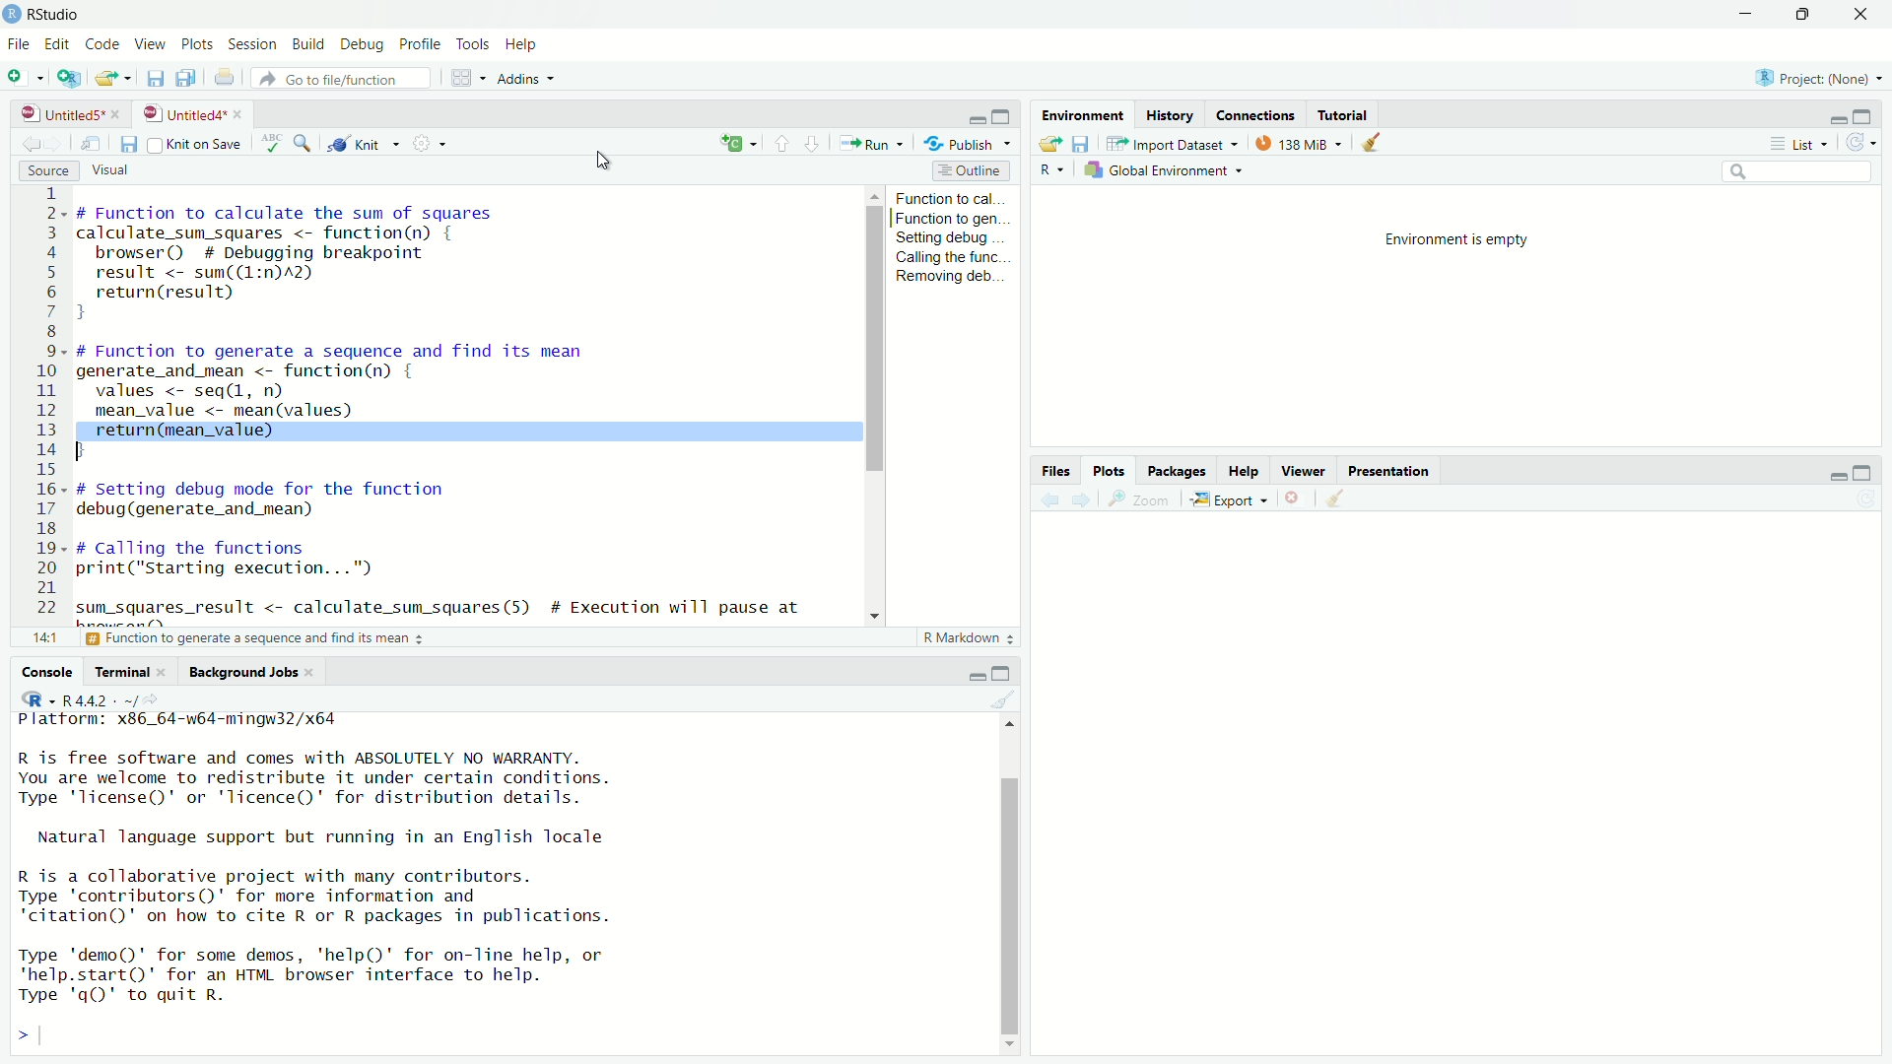  What do you see at coordinates (1009, 728) in the screenshot?
I see `move up` at bounding box center [1009, 728].